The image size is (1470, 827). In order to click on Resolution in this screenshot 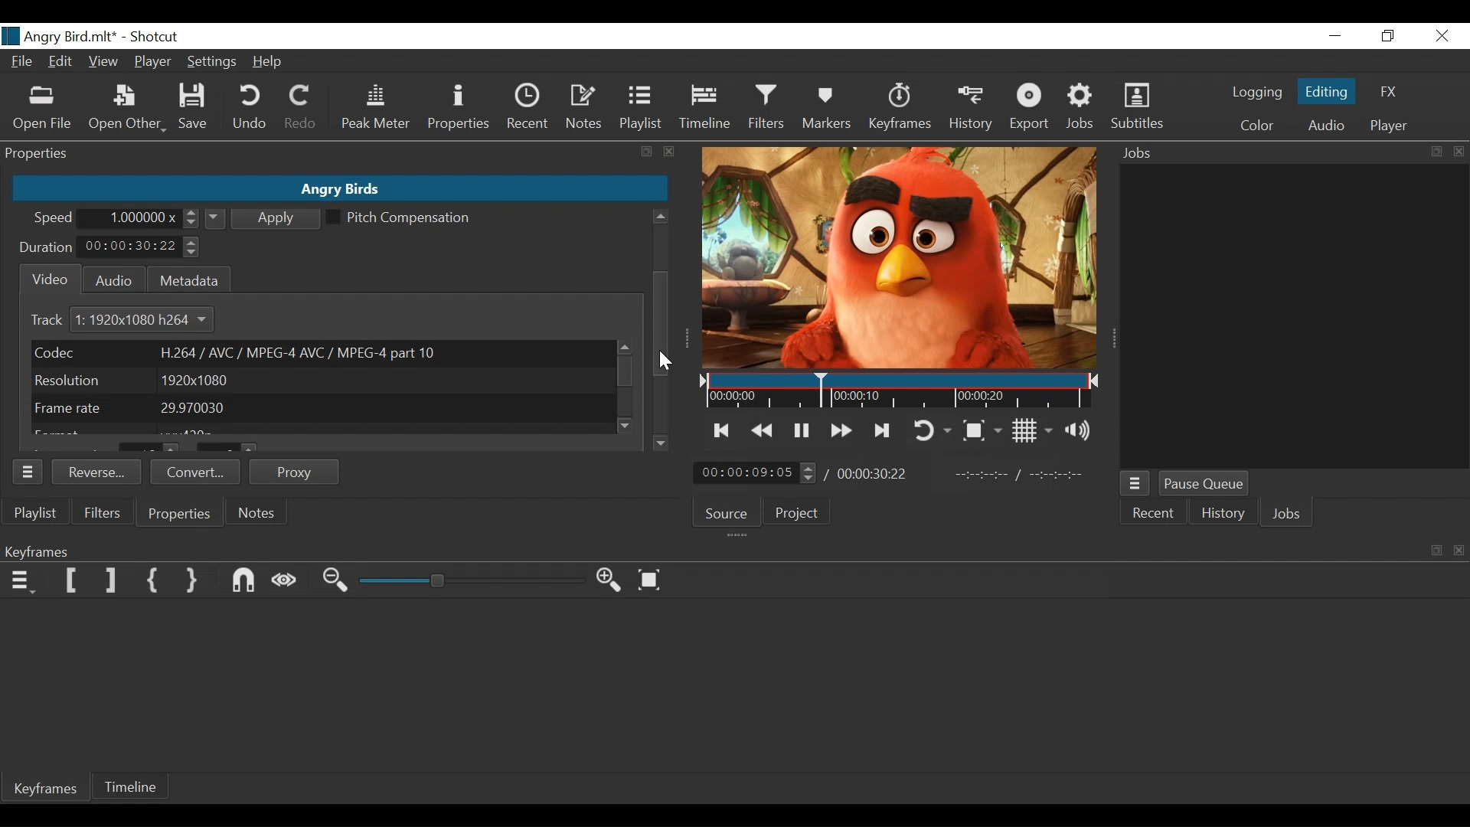, I will do `click(319, 381)`.